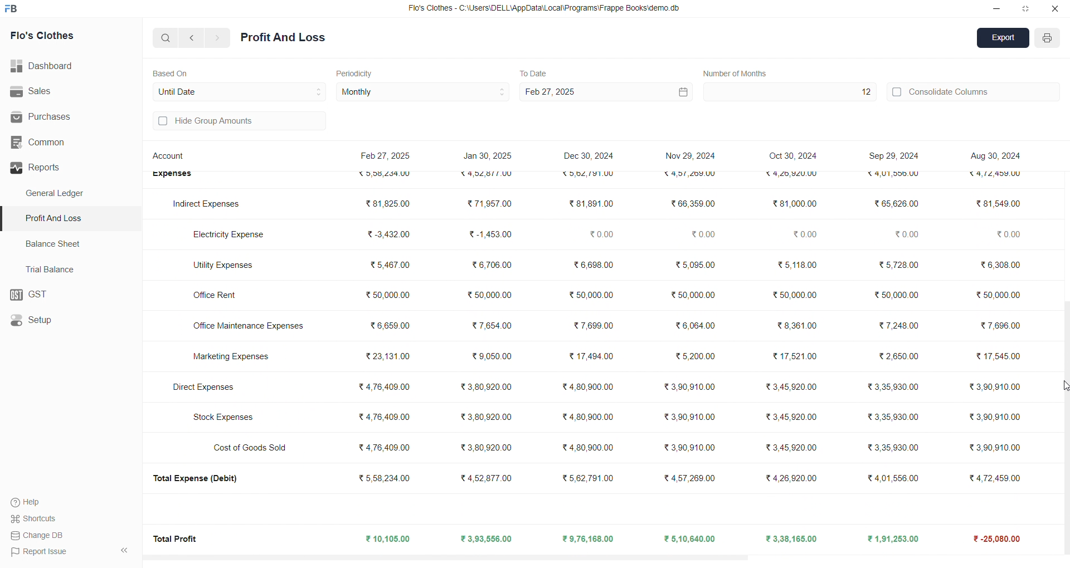  Describe the element at coordinates (1025, 8) in the screenshot. I see `resize` at that location.